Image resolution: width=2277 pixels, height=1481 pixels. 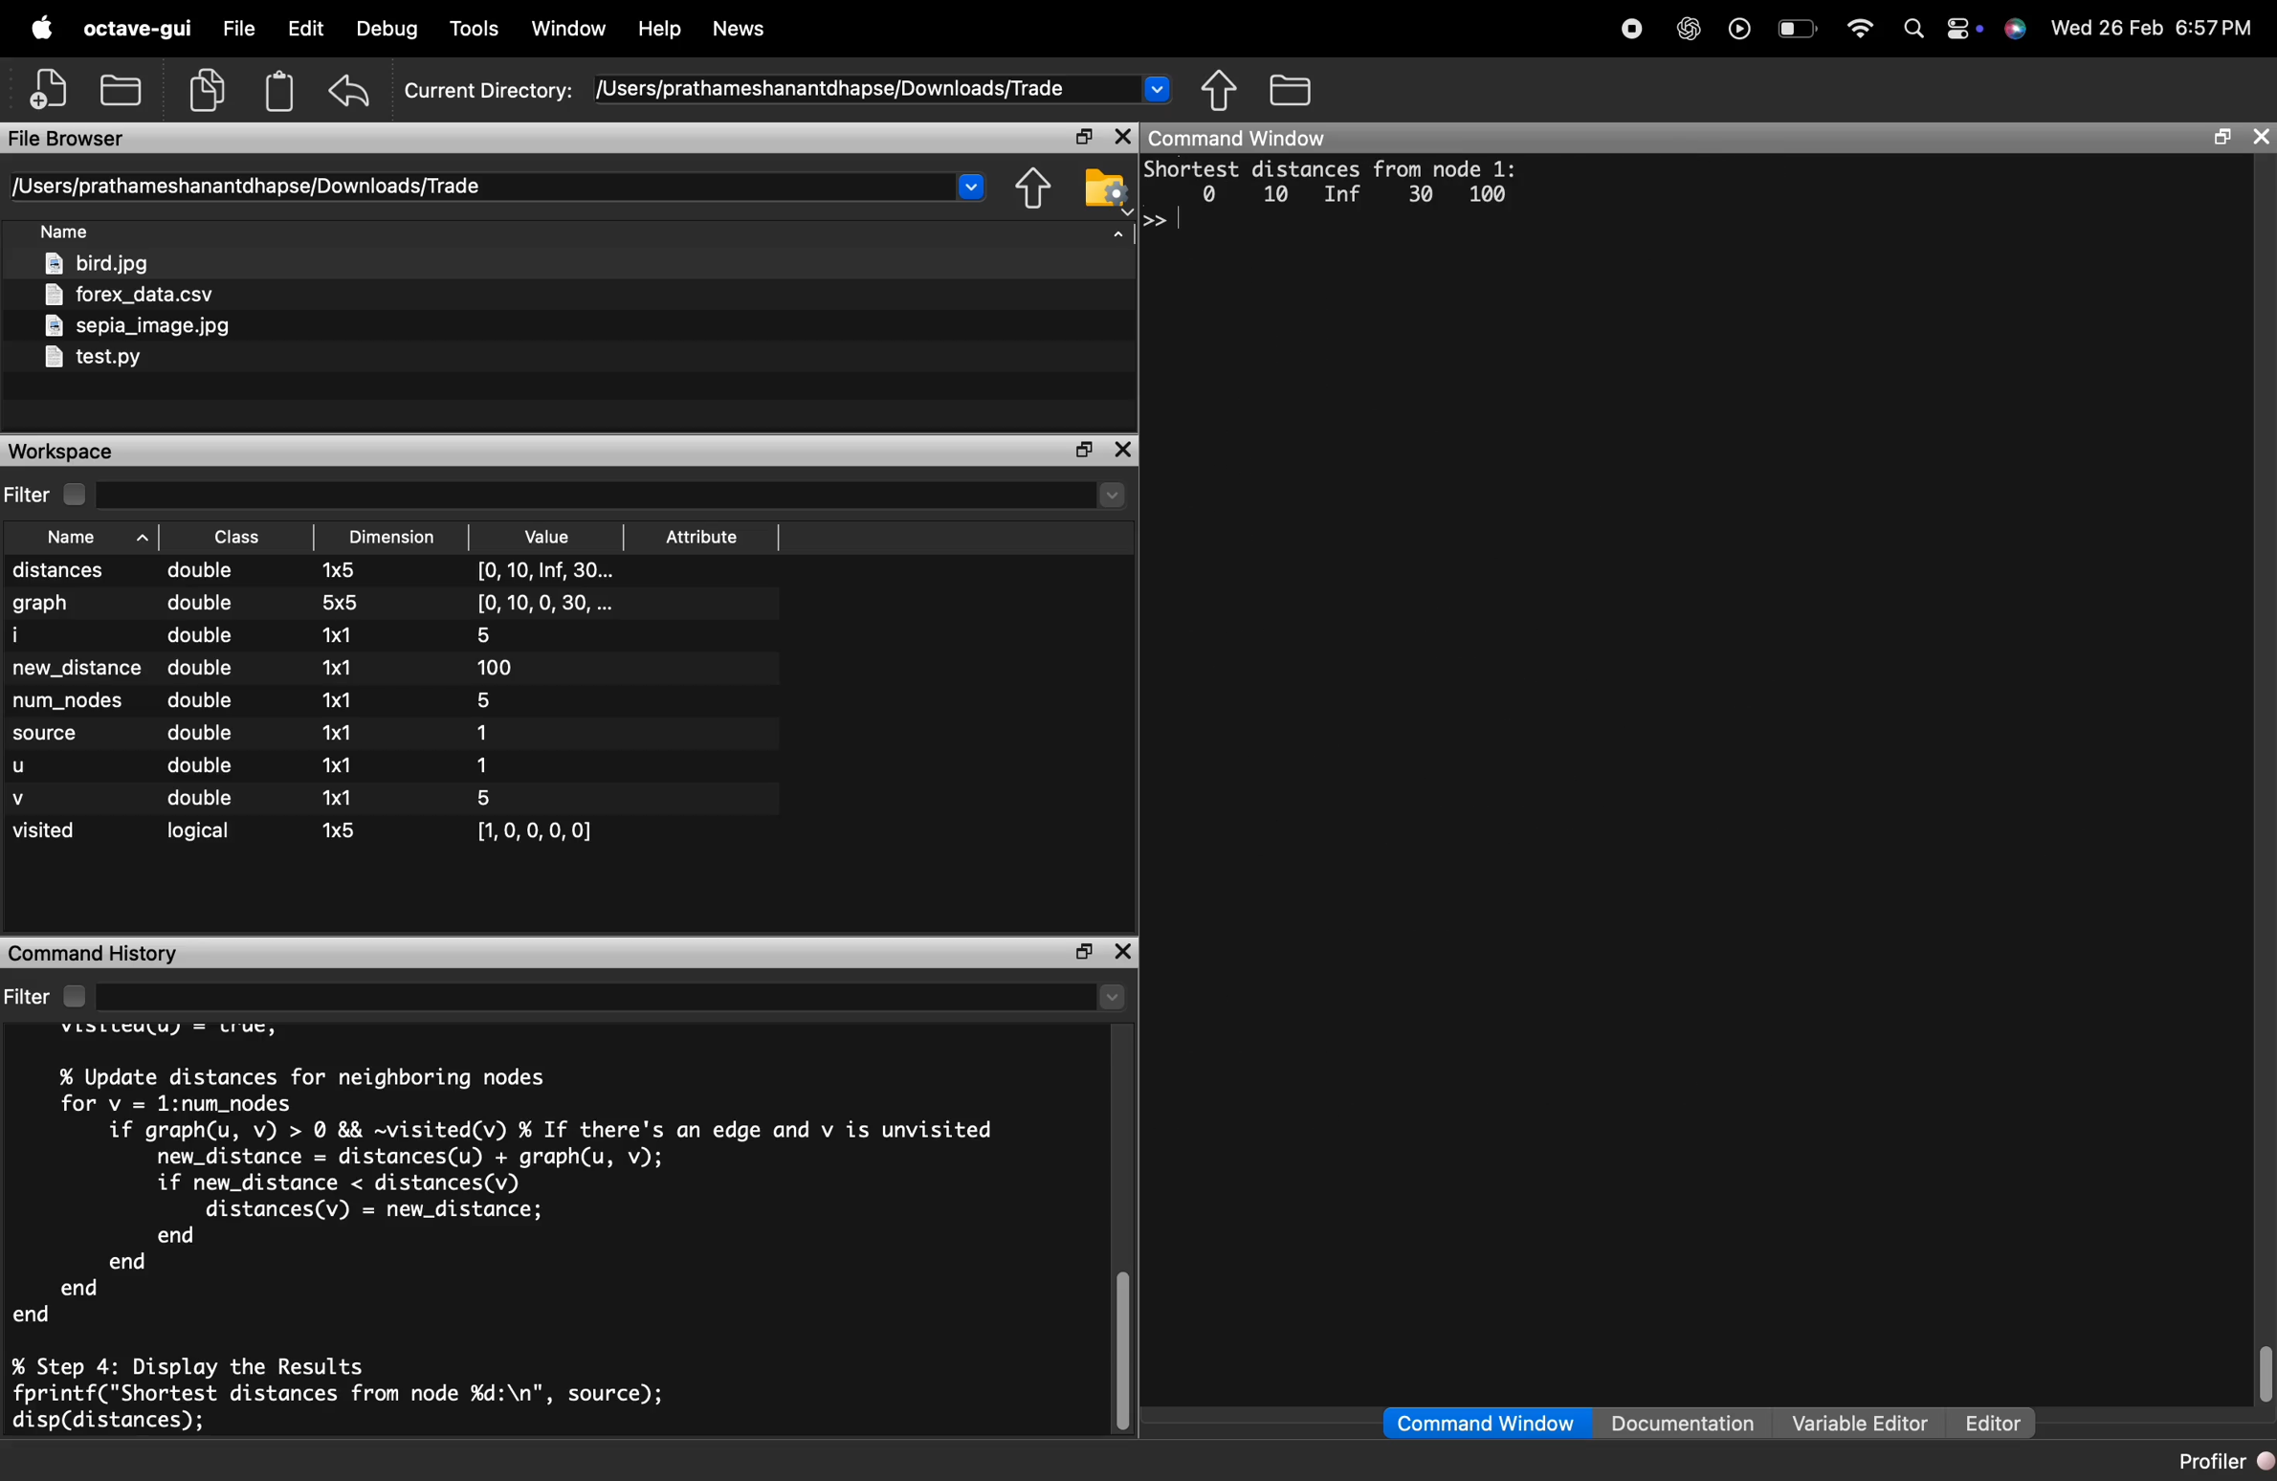 I want to click on apple , so click(x=41, y=28).